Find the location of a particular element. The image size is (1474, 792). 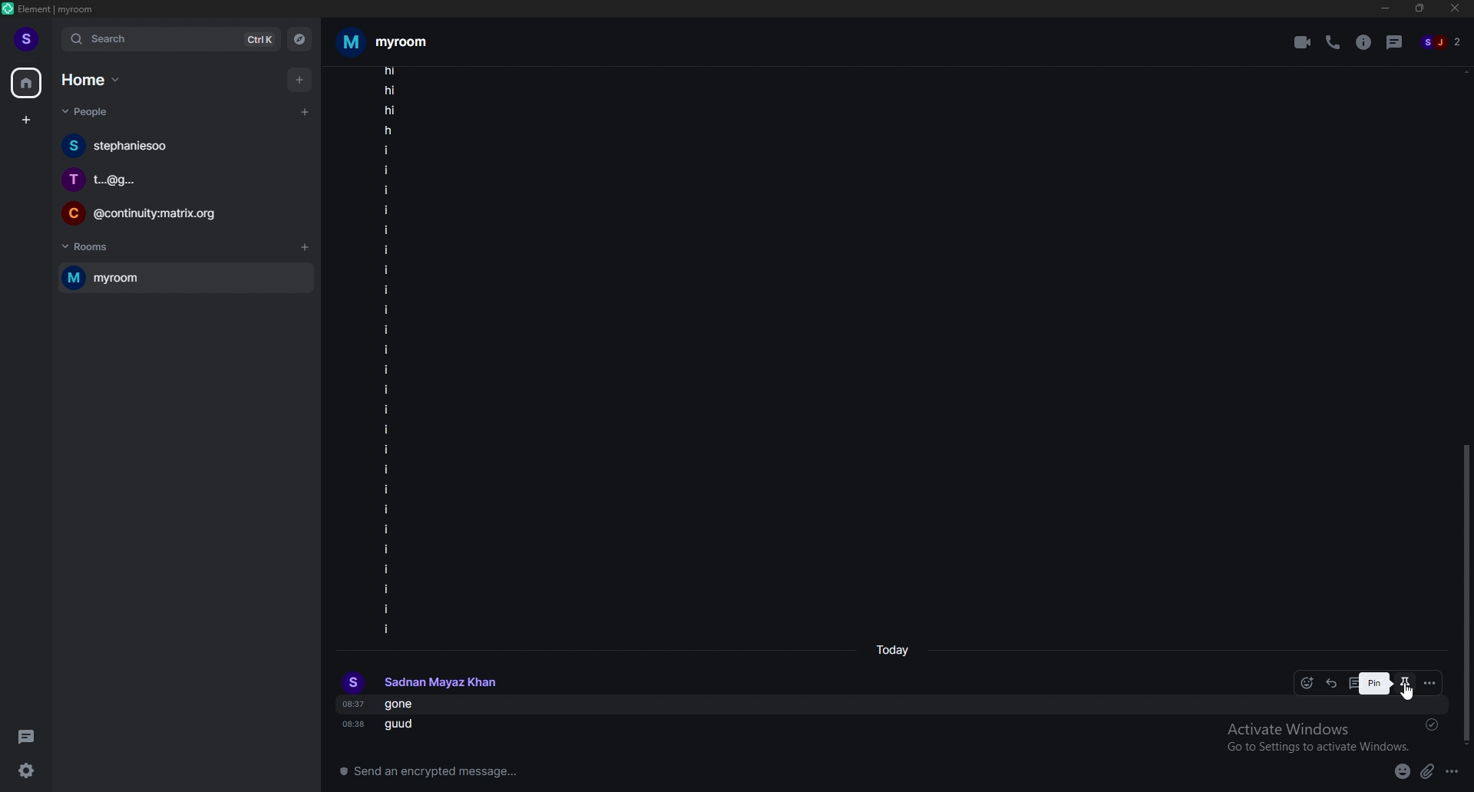

room is located at coordinates (186, 276).